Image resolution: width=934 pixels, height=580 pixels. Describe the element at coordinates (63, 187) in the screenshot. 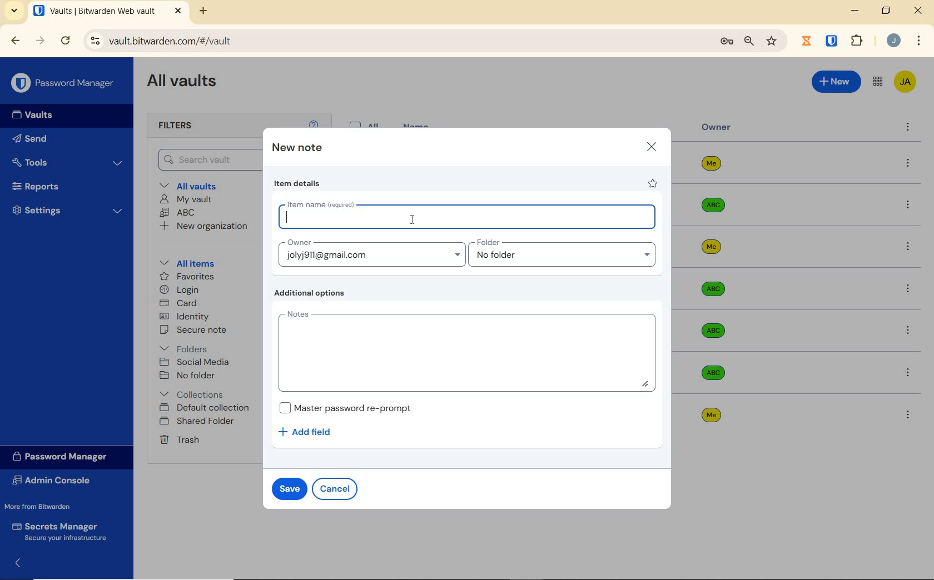

I see `Reports` at that location.